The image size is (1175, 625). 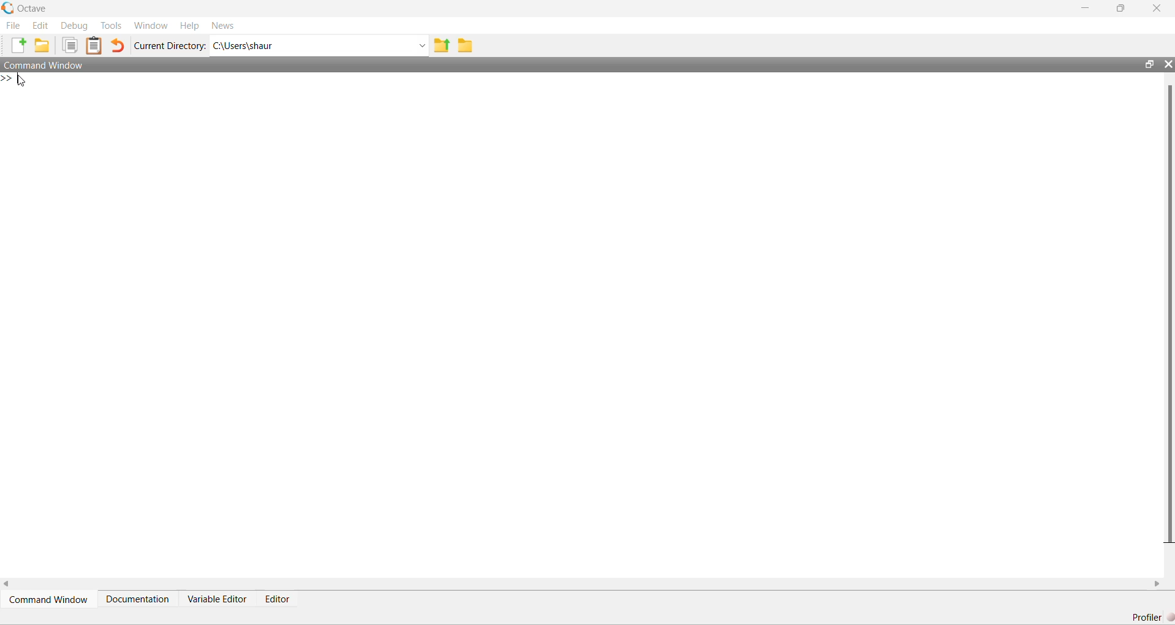 What do you see at coordinates (33, 9) in the screenshot?
I see `octave` at bounding box center [33, 9].